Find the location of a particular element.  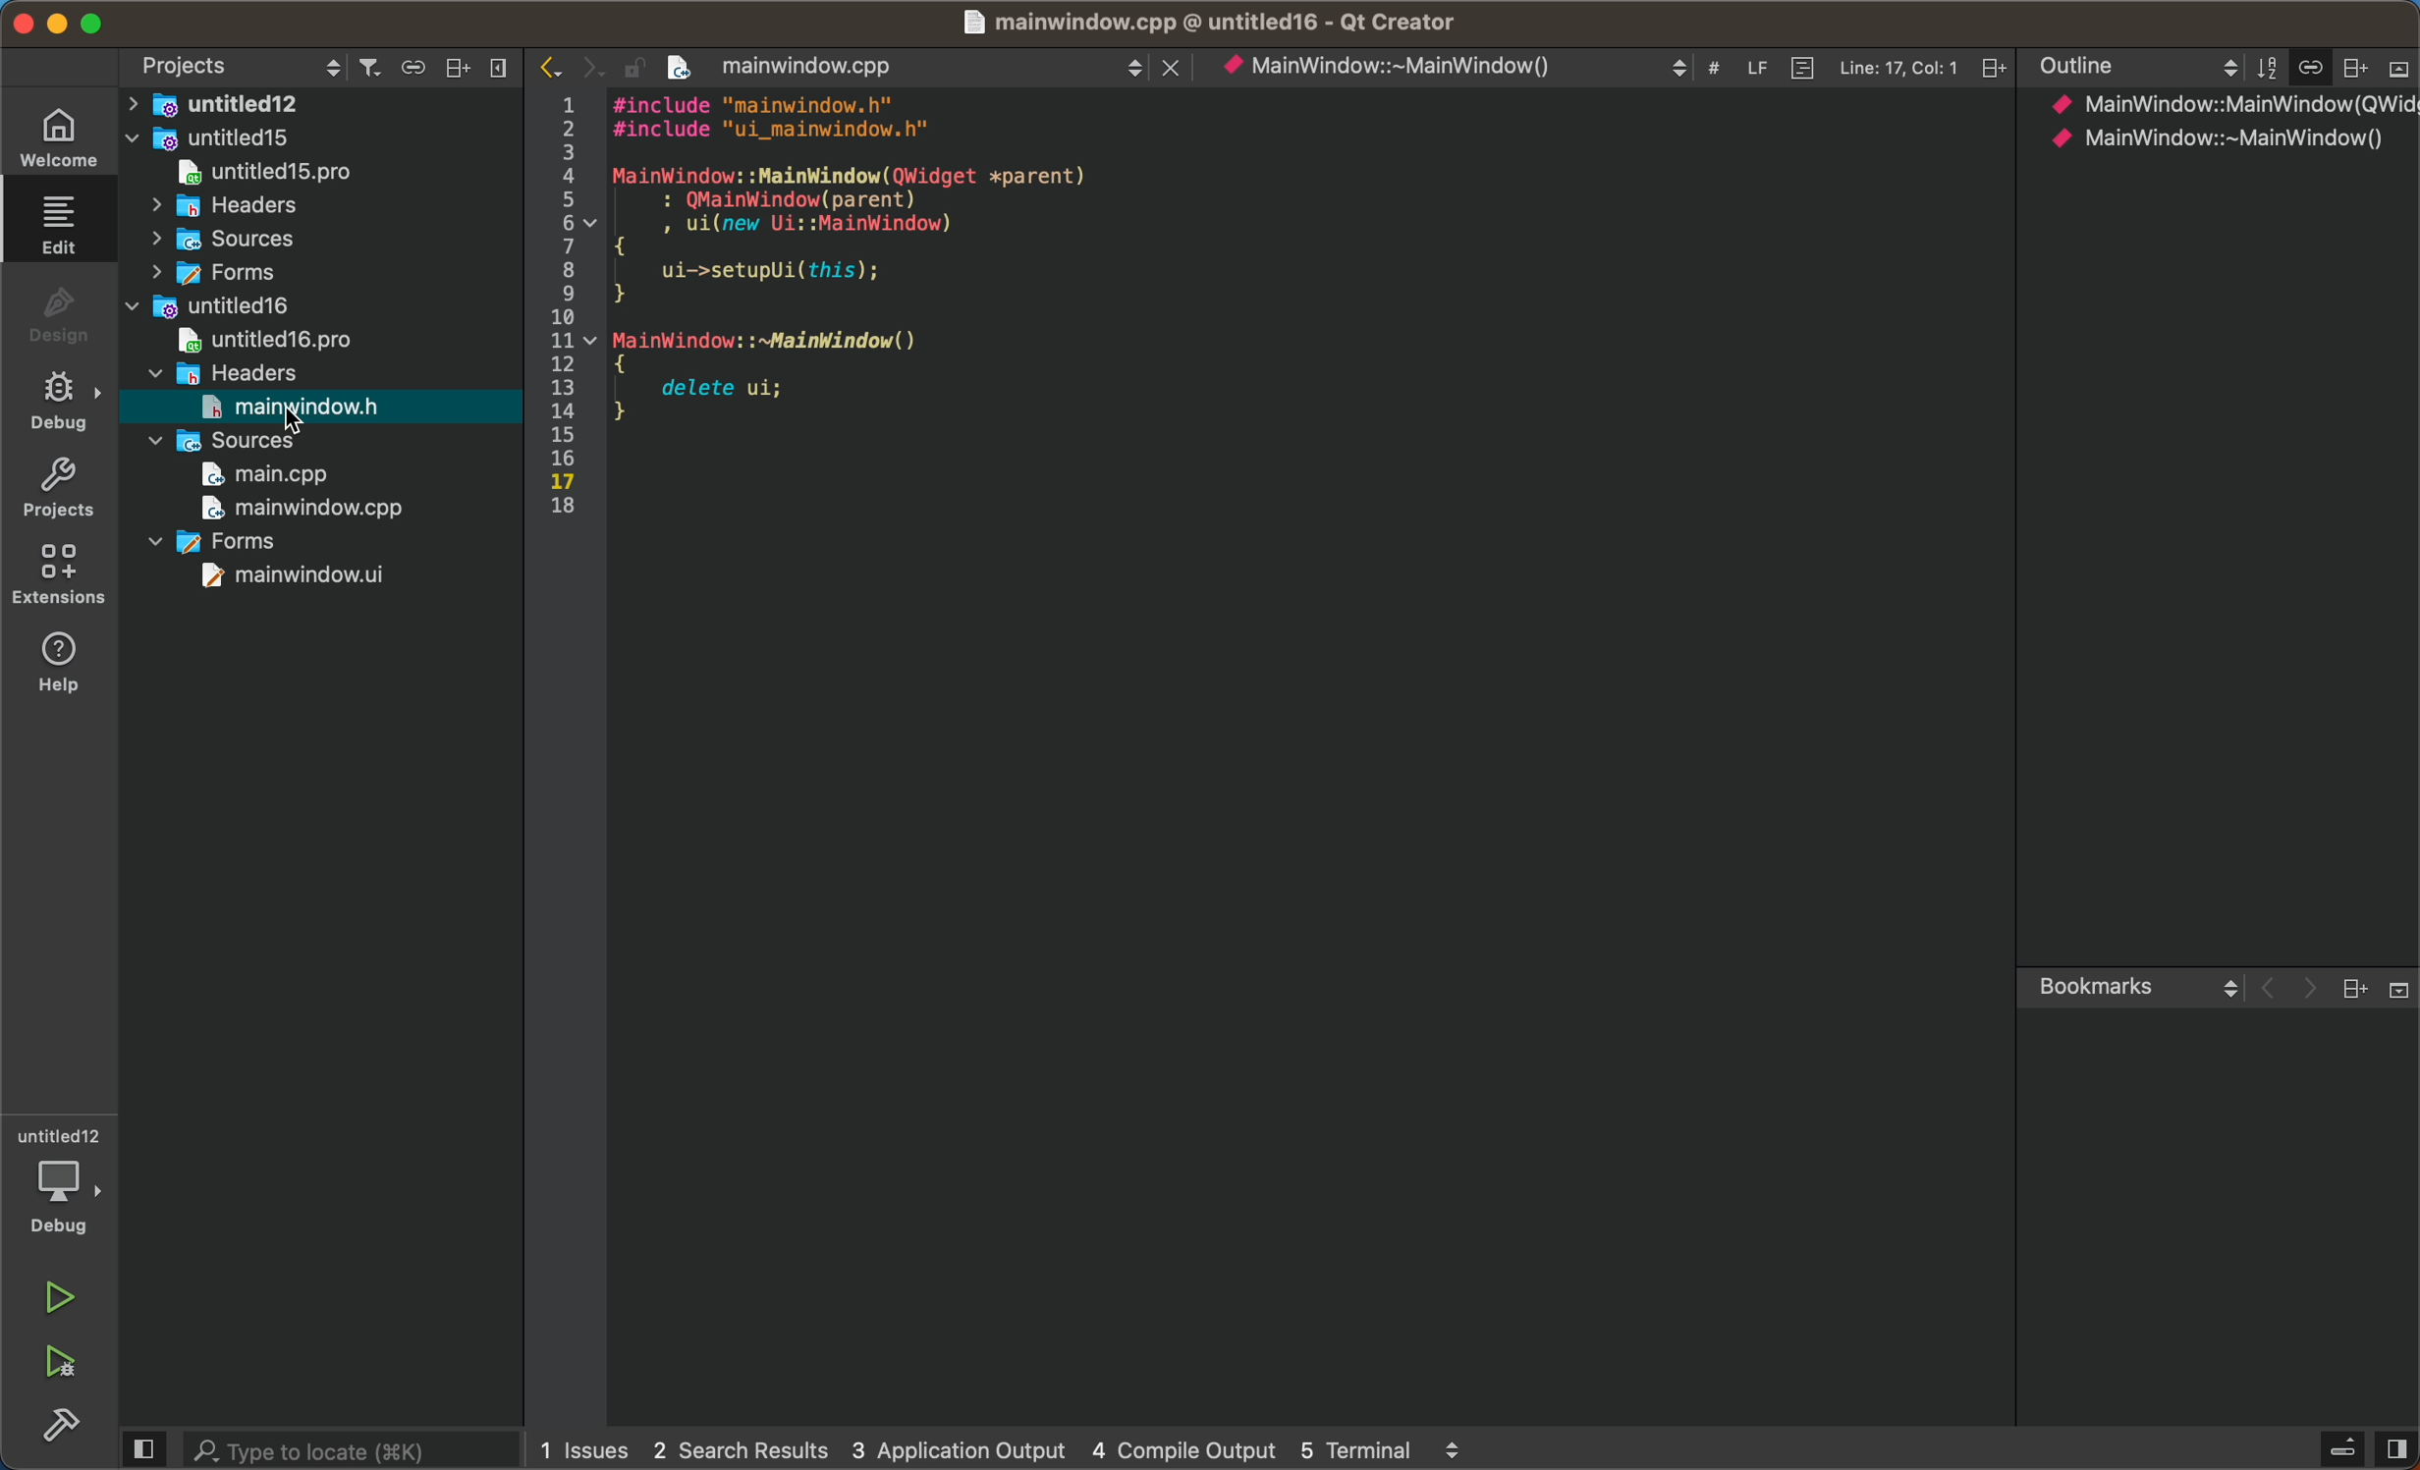

design is located at coordinates (56, 306).